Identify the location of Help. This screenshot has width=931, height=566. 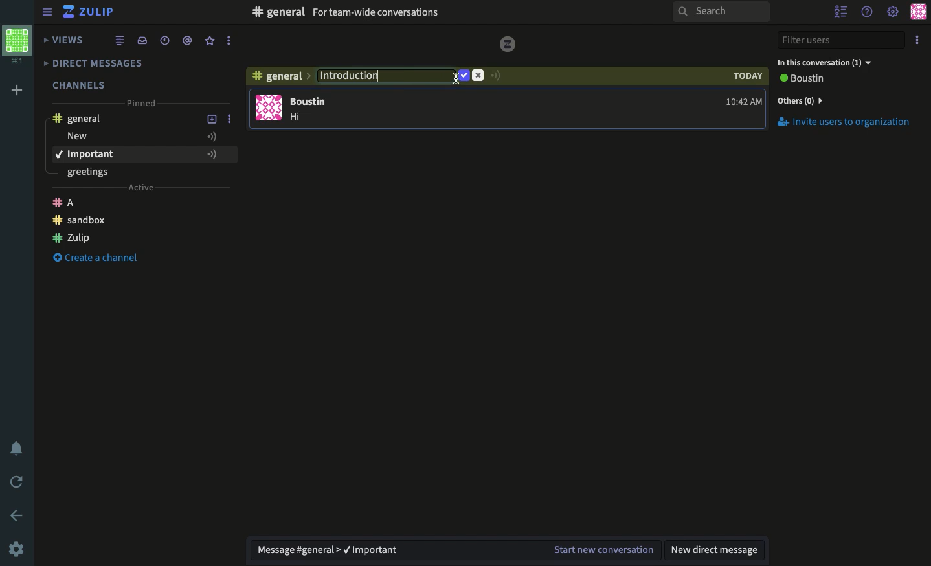
(868, 13).